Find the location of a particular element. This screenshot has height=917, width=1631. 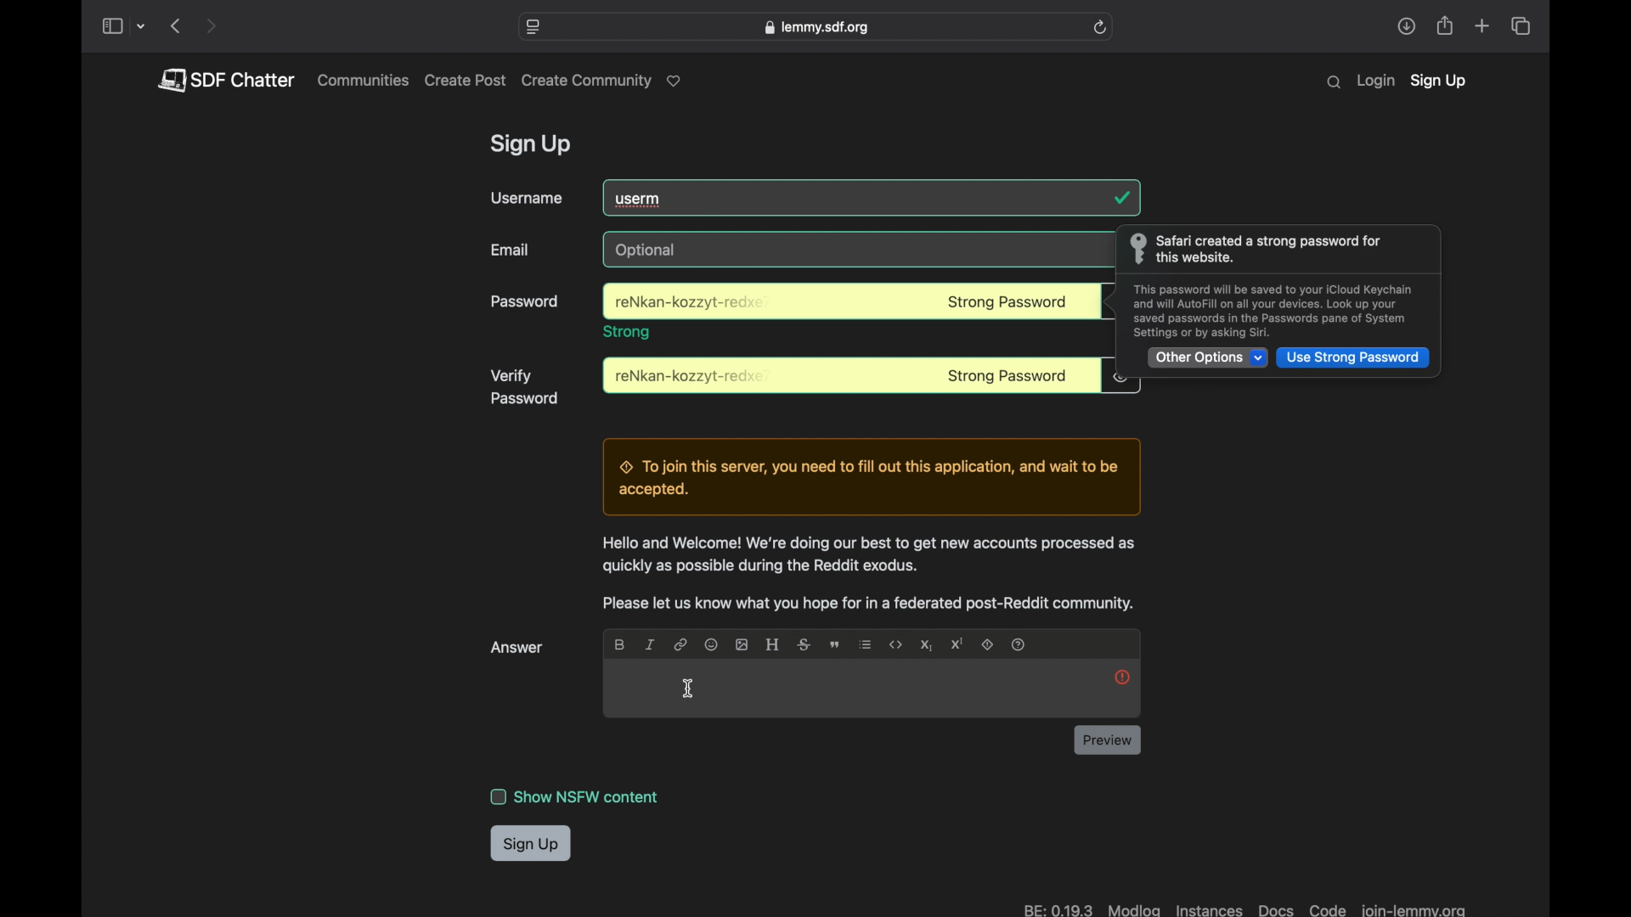

help is located at coordinates (1019, 644).